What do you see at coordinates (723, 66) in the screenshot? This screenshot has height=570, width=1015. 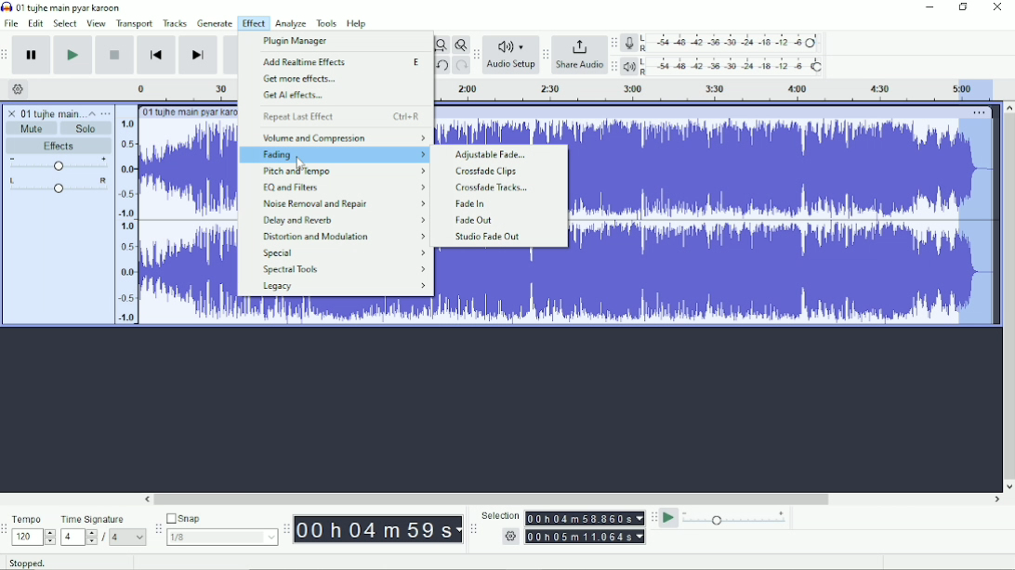 I see `Playback meter` at bounding box center [723, 66].